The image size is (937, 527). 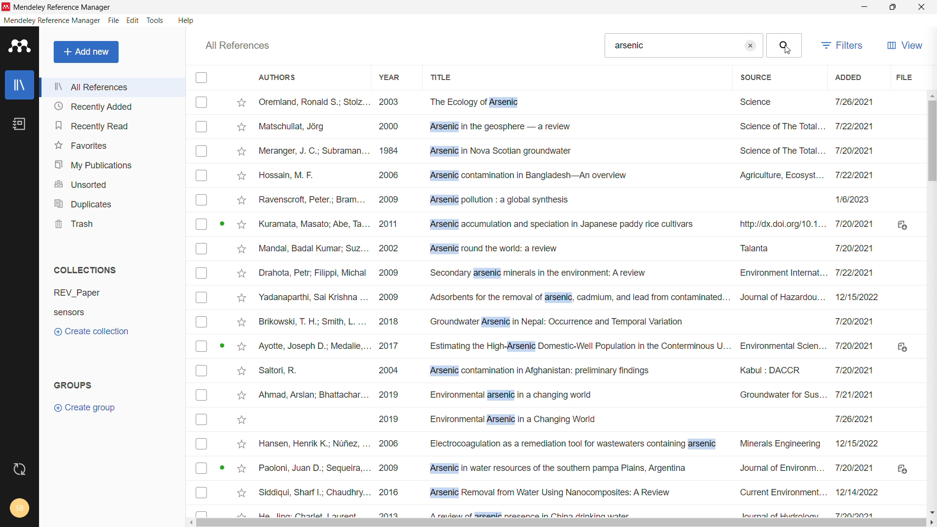 What do you see at coordinates (112, 88) in the screenshot?
I see `all references` at bounding box center [112, 88].